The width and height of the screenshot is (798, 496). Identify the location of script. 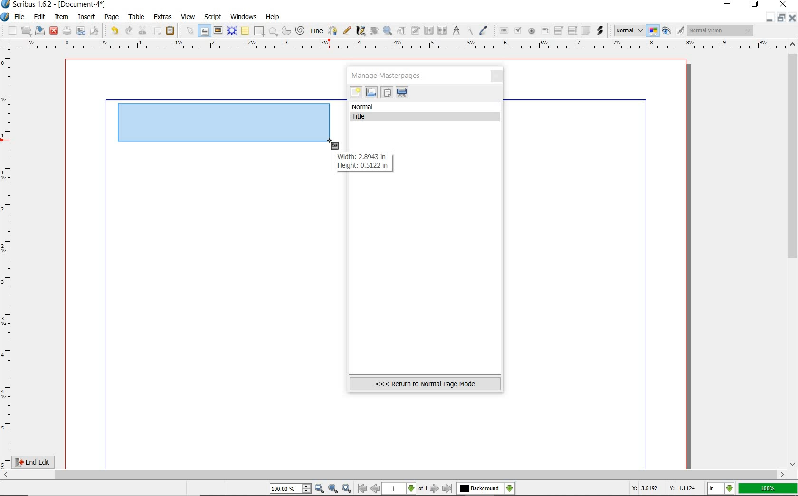
(213, 16).